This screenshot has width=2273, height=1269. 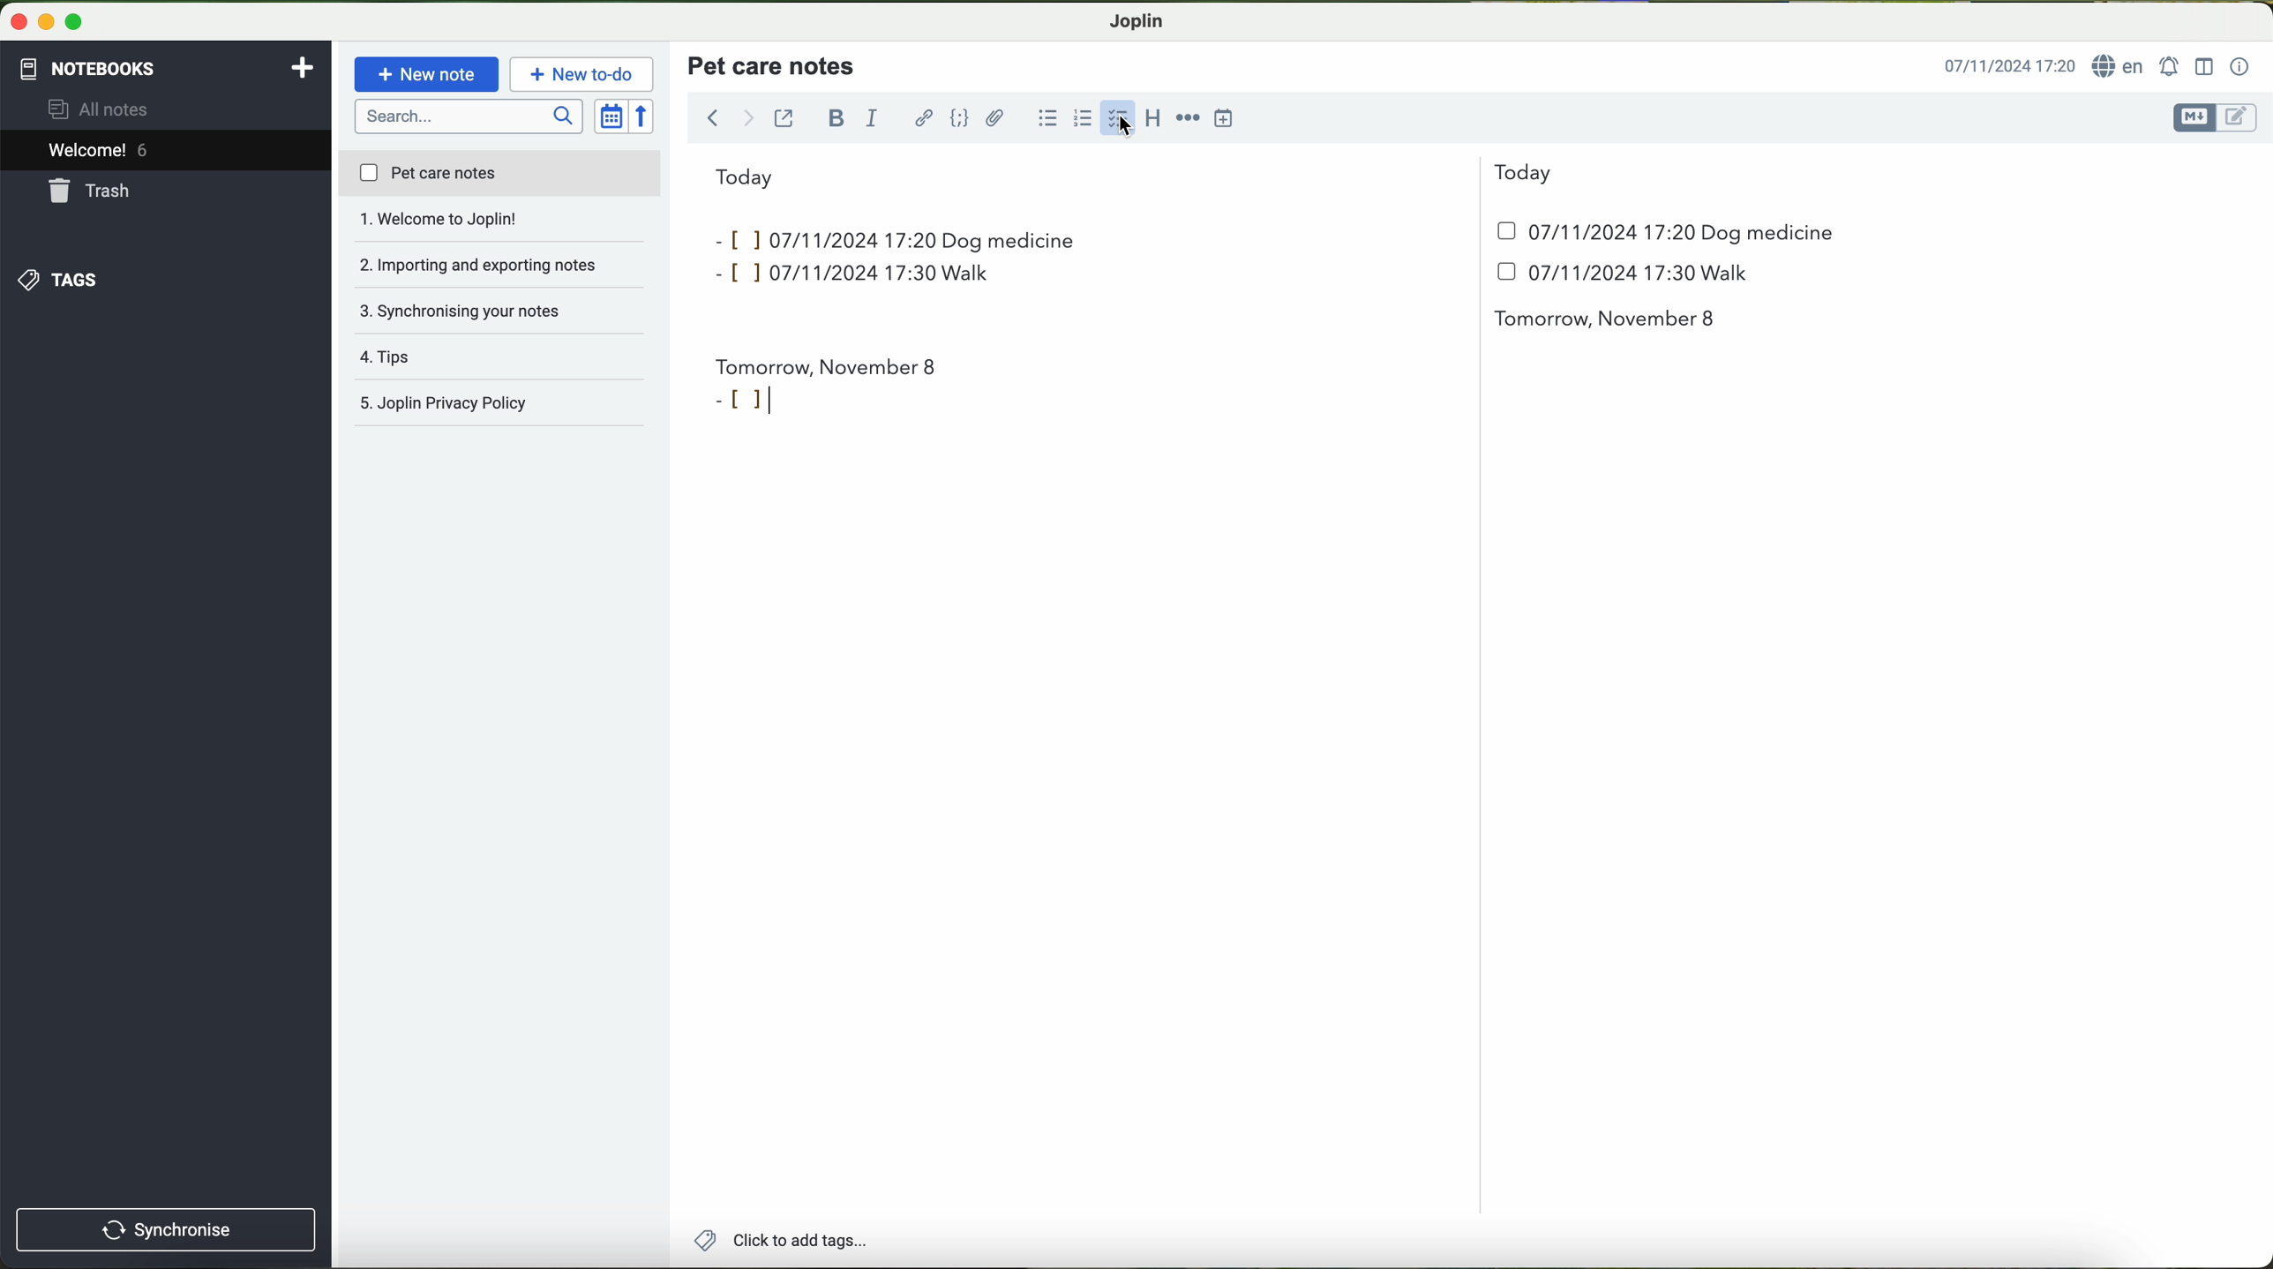 What do you see at coordinates (1010, 240) in the screenshot?
I see `dog medicine` at bounding box center [1010, 240].